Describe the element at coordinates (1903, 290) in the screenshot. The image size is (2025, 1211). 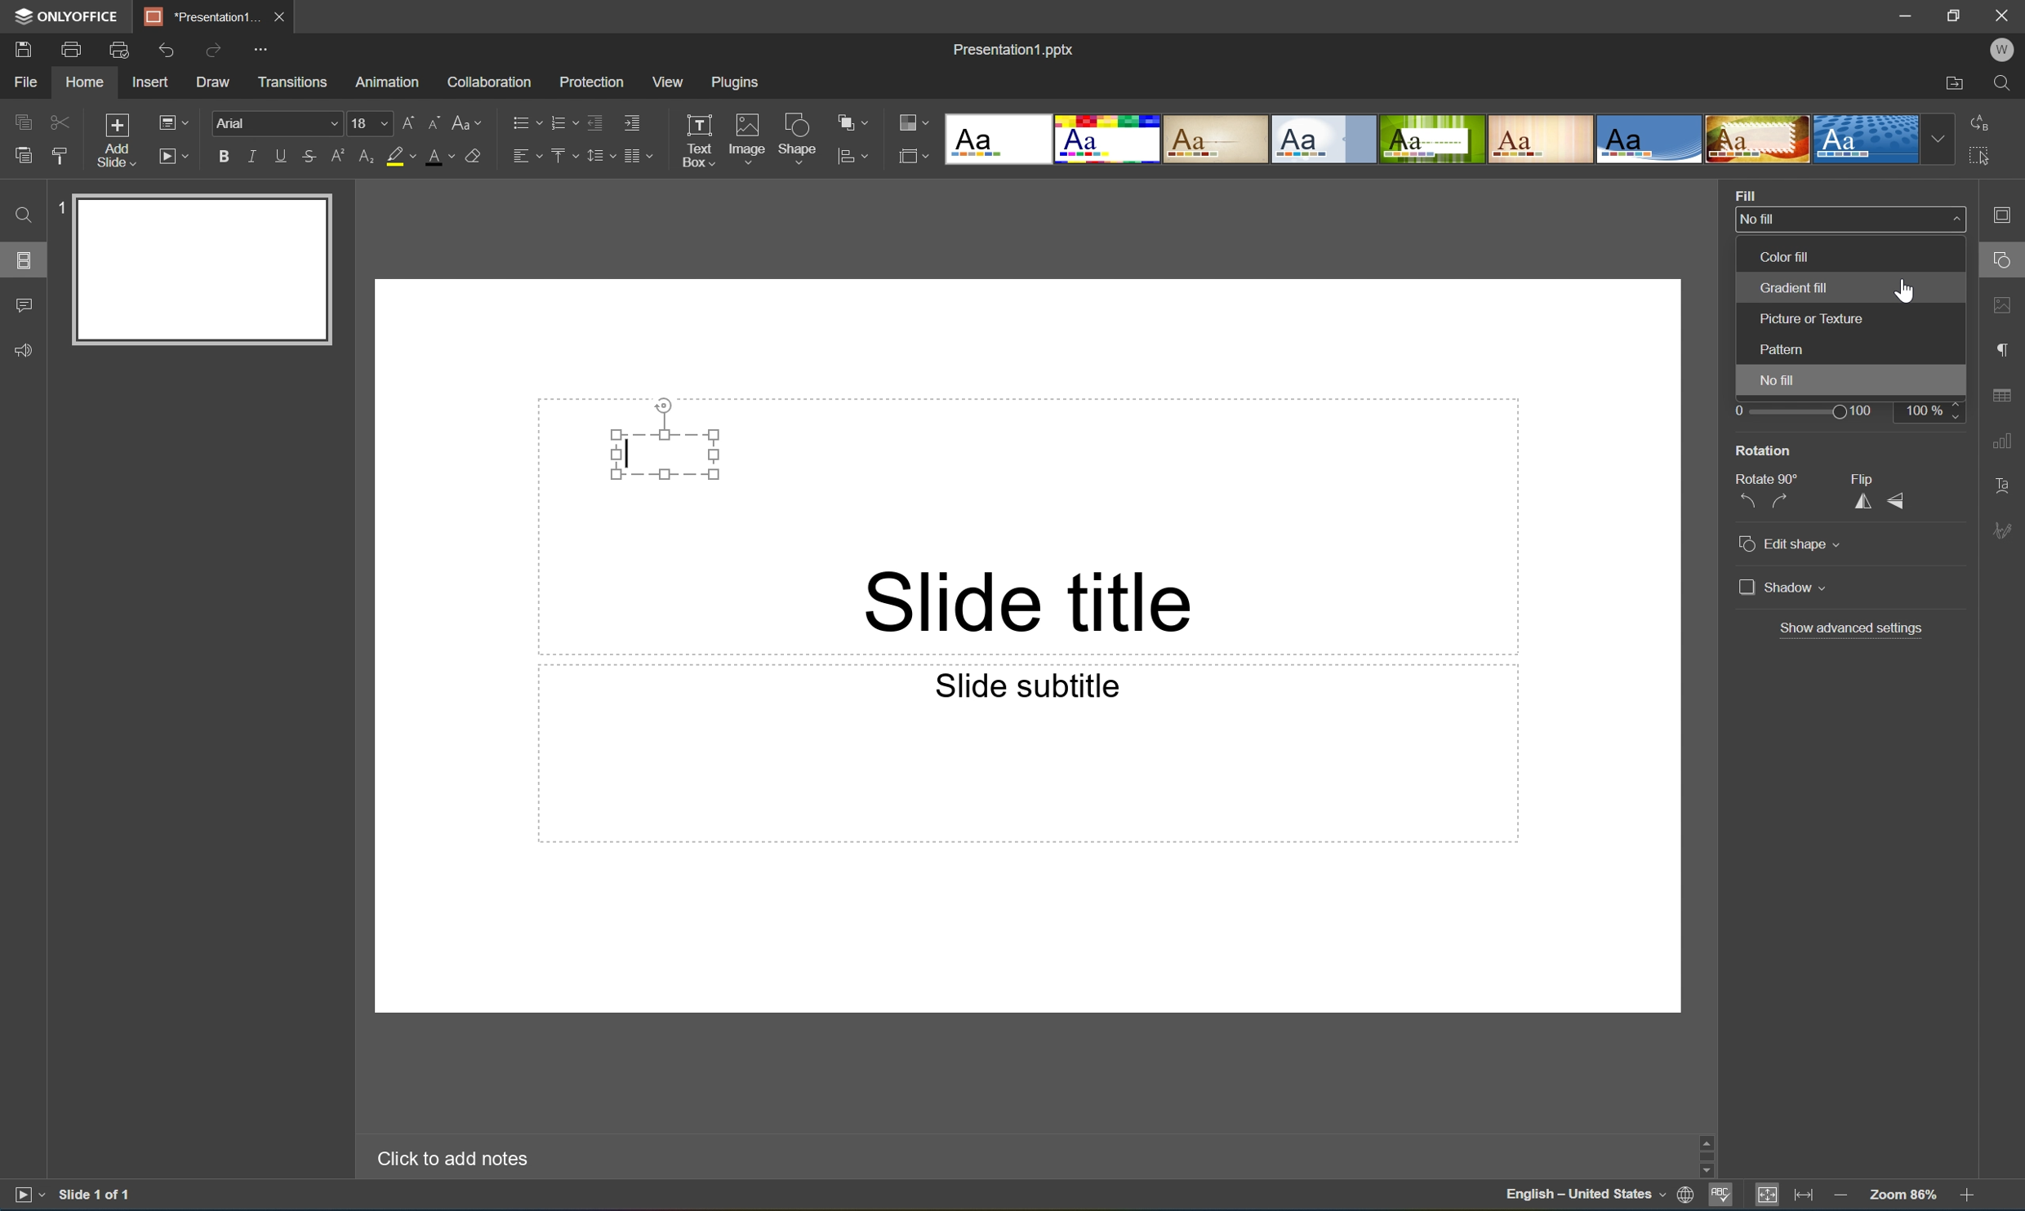
I see `Cursor` at that location.